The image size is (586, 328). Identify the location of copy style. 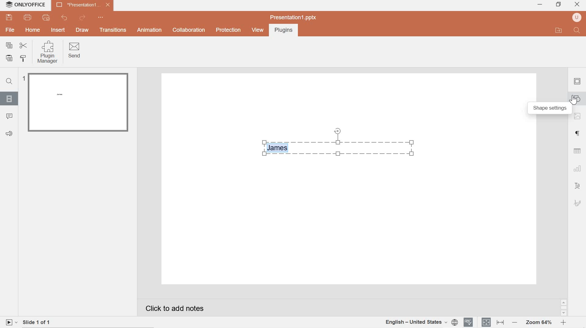
(25, 59).